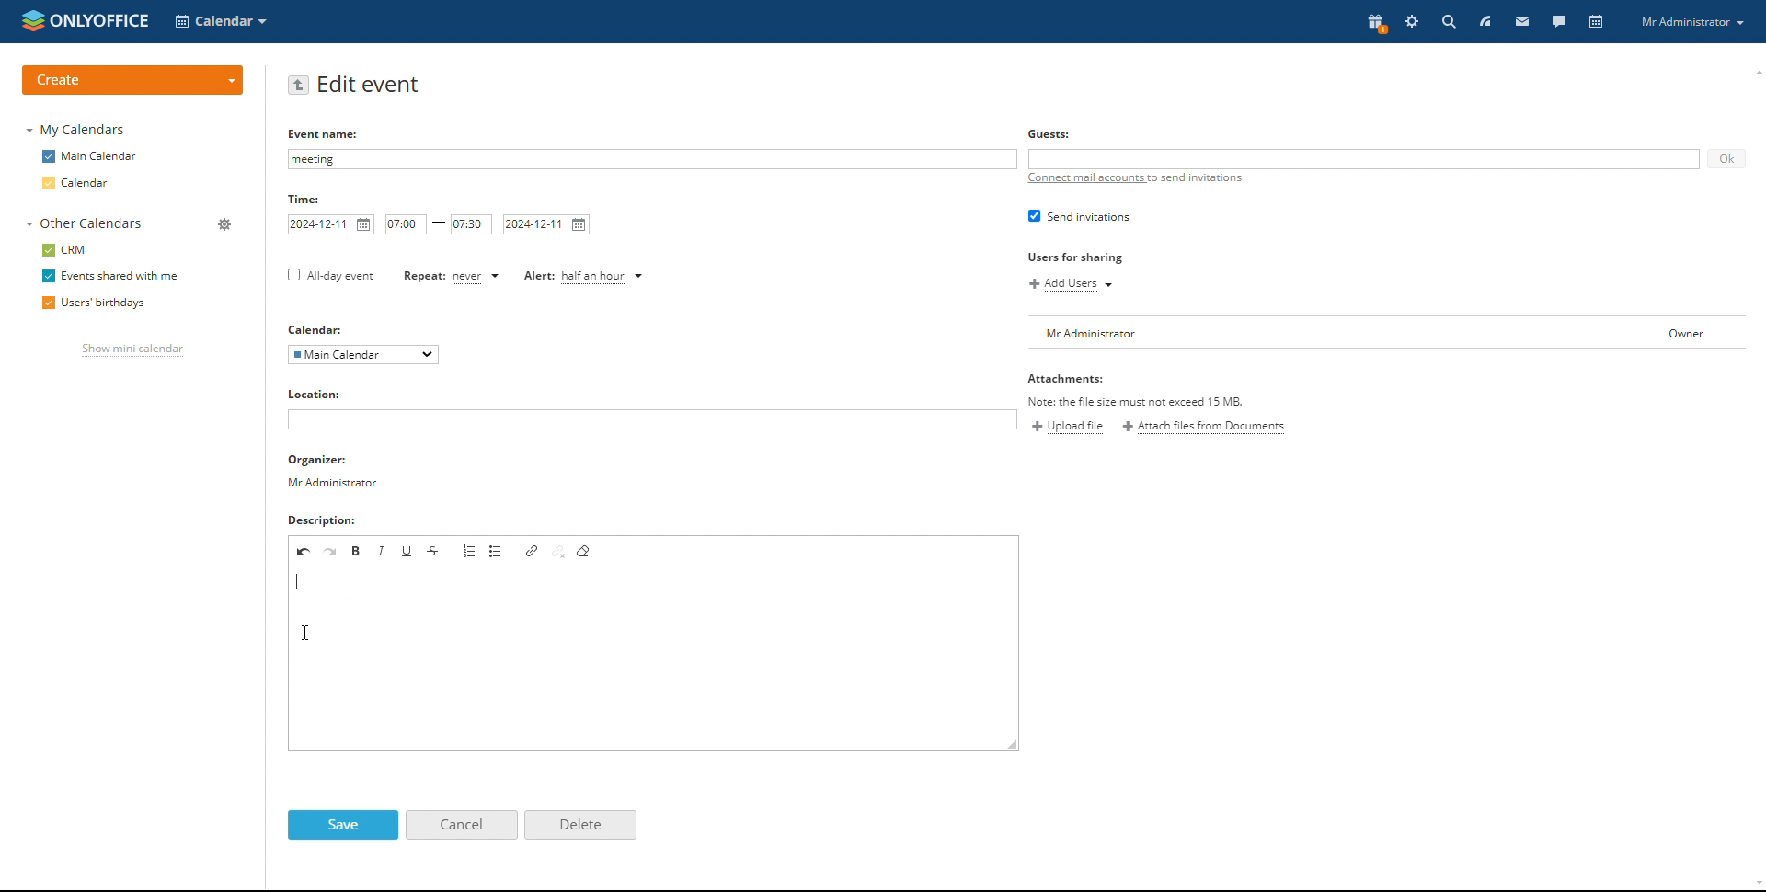  I want to click on all-day event checkbox, so click(329, 277).